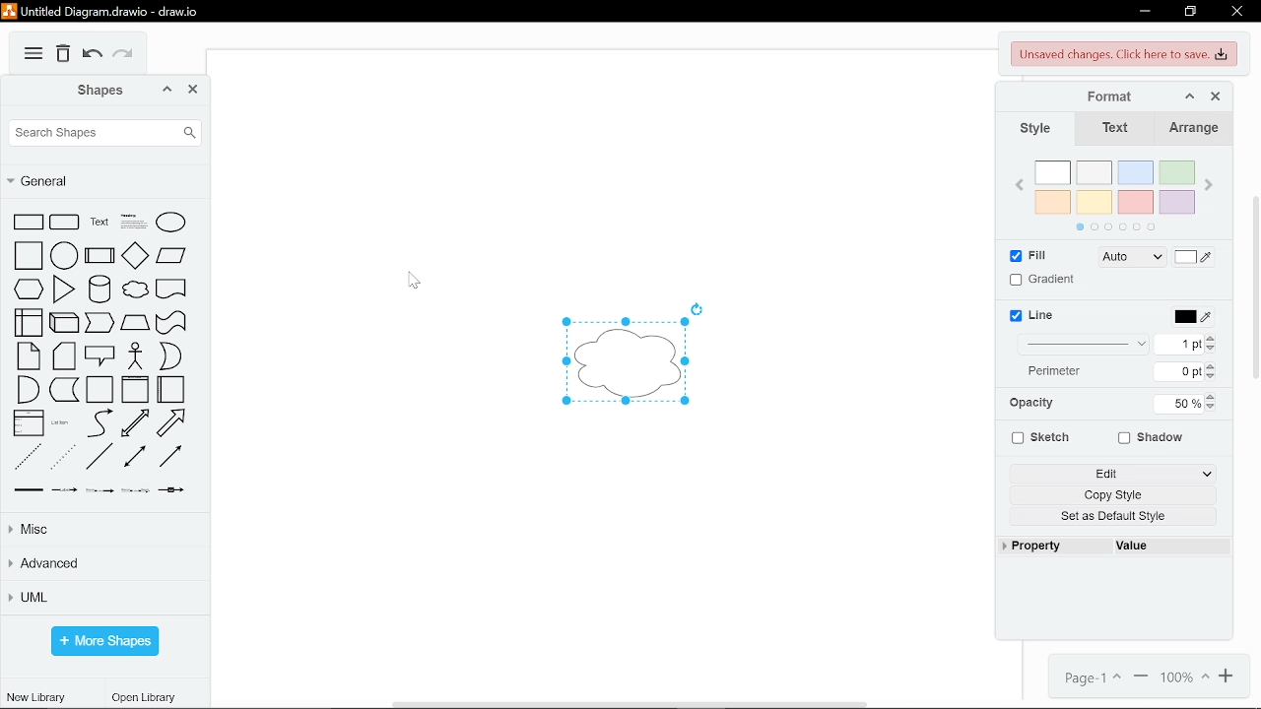 The width and height of the screenshot is (1261, 709). I want to click on card, so click(63, 356).